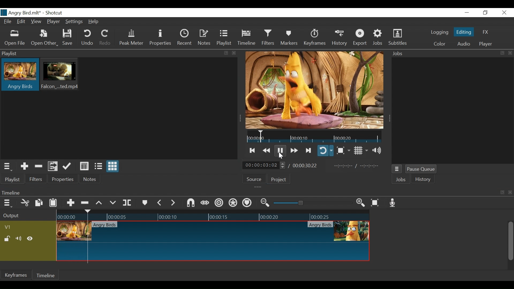 This screenshot has height=289, width=514. Describe the element at coordinates (75, 21) in the screenshot. I see `Settings` at that location.